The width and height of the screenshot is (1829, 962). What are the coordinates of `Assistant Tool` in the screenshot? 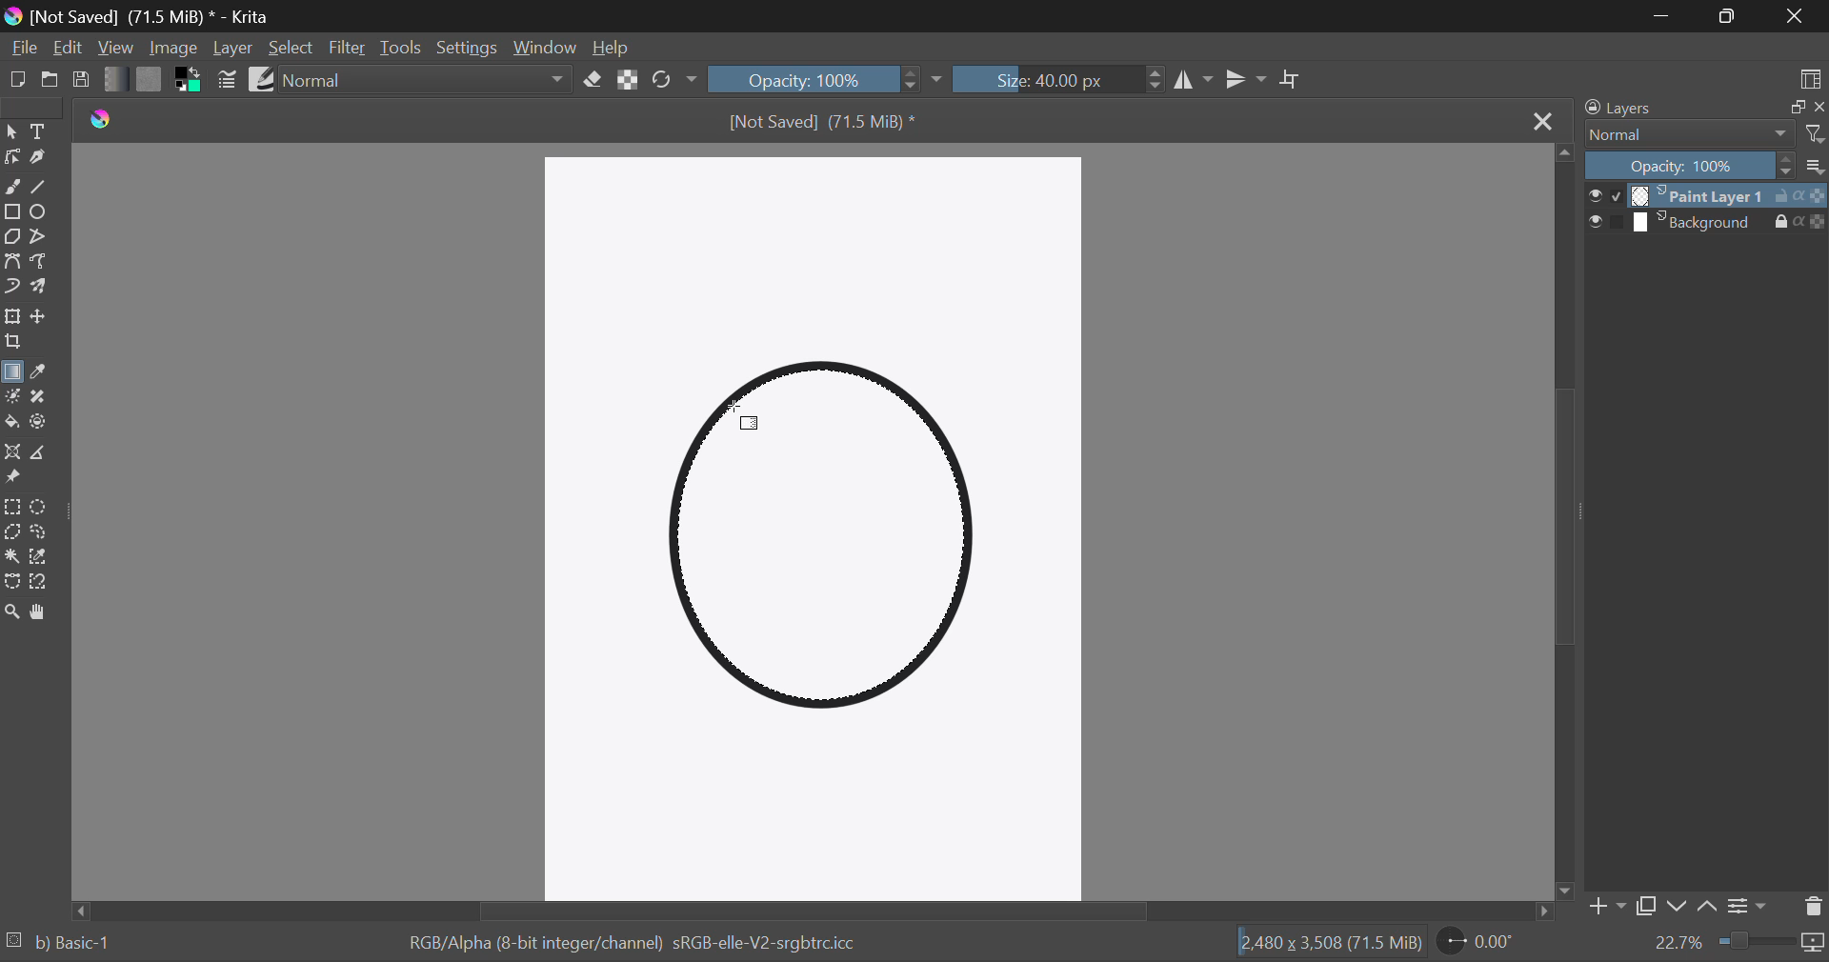 It's located at (12, 451).